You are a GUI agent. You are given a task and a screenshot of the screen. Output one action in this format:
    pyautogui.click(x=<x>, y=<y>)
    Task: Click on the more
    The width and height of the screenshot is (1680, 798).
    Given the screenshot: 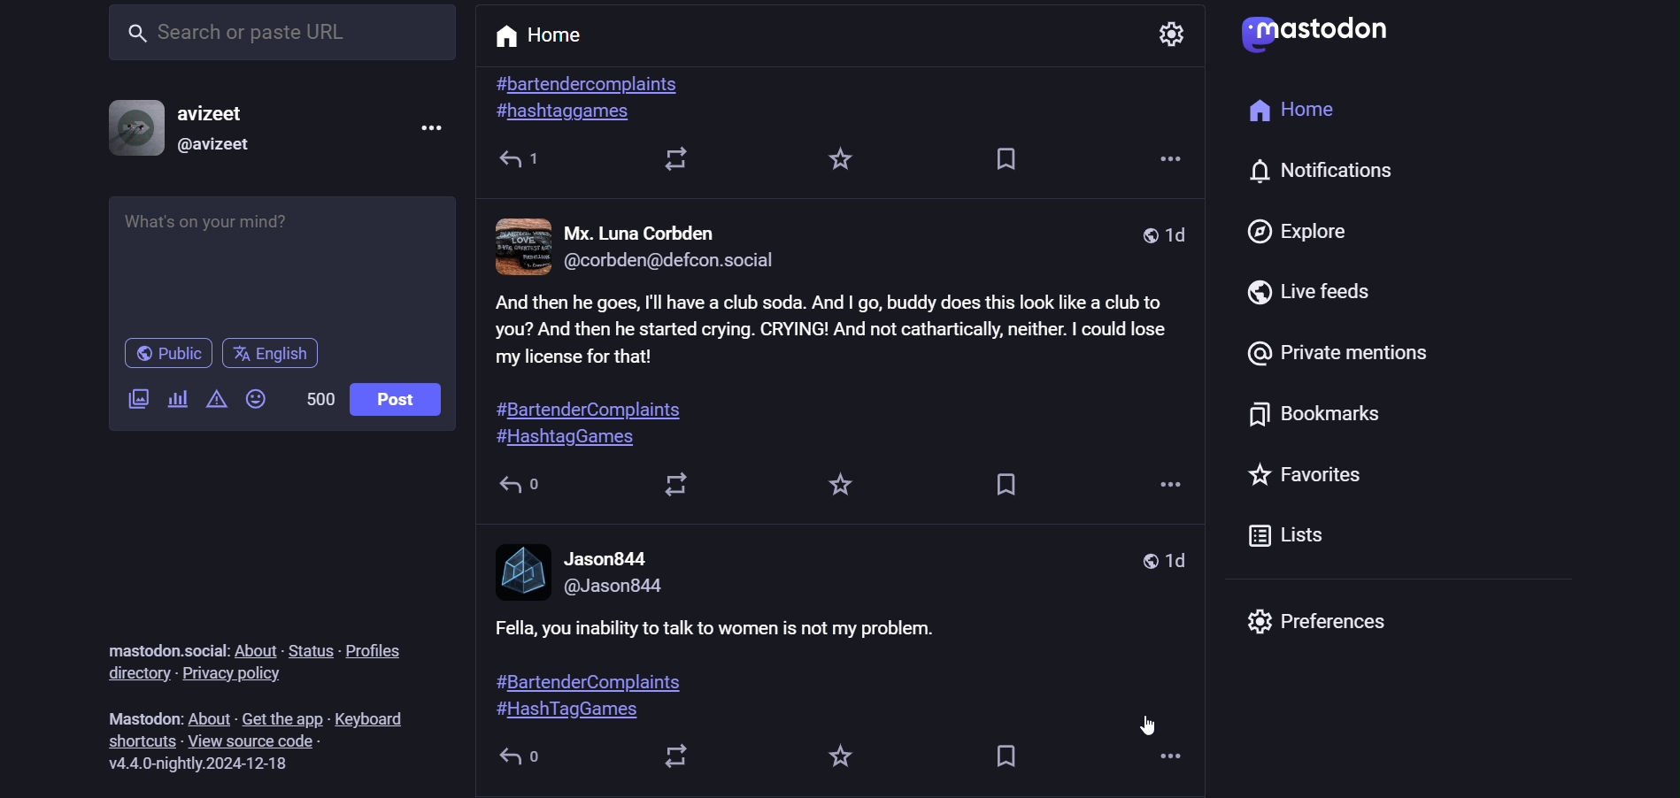 What is the action you would take?
    pyautogui.click(x=1165, y=150)
    